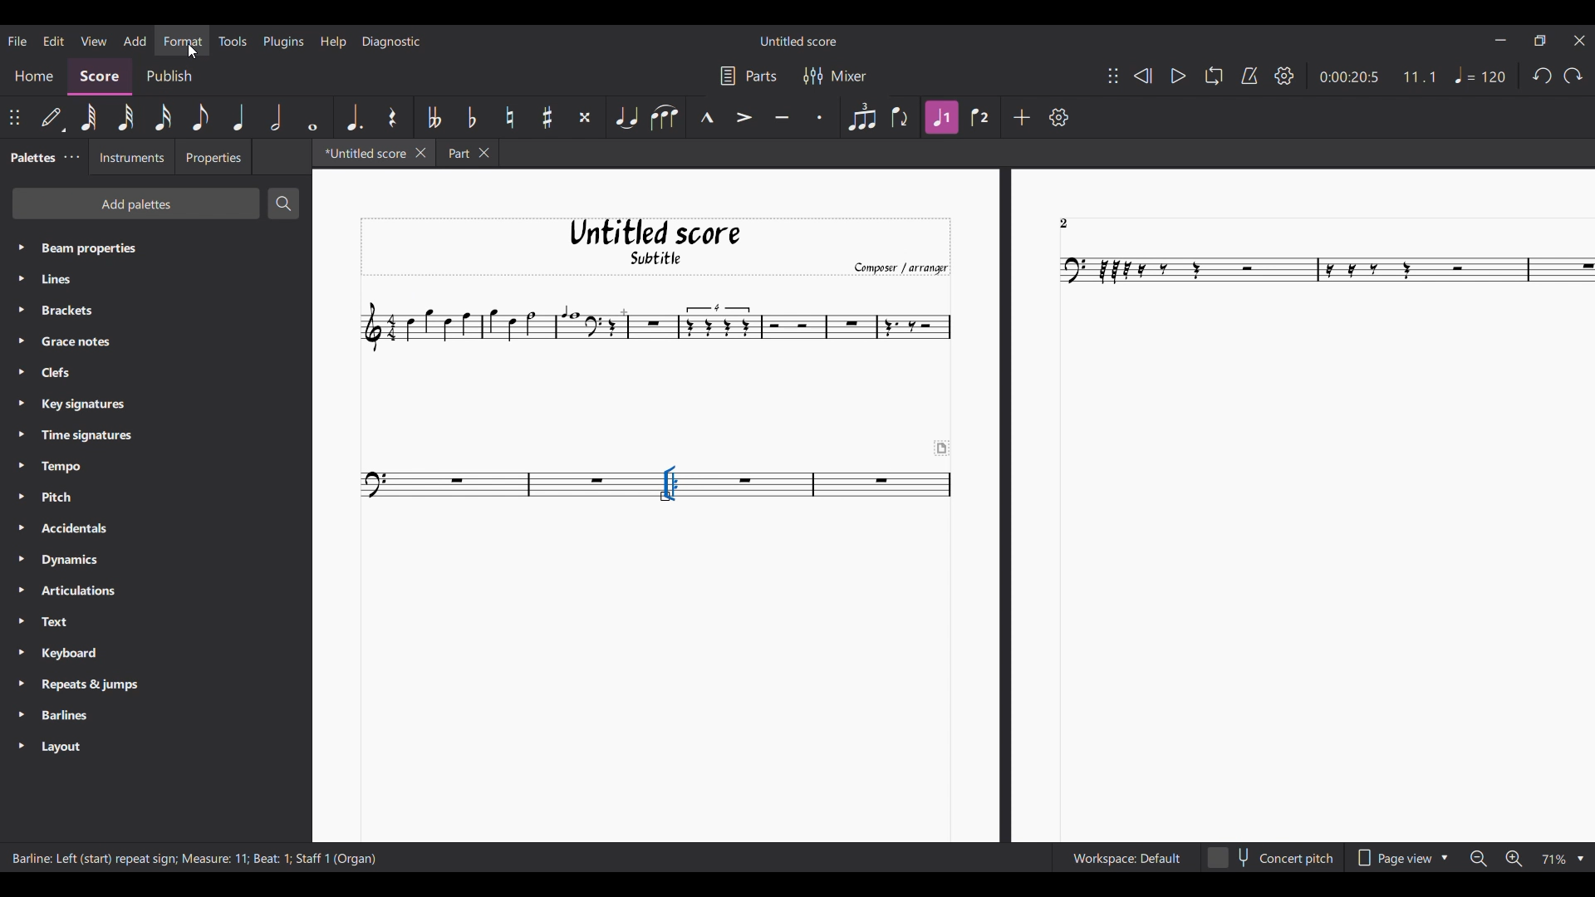 The image size is (1595, 897). I want to click on Settings, so click(1285, 76).